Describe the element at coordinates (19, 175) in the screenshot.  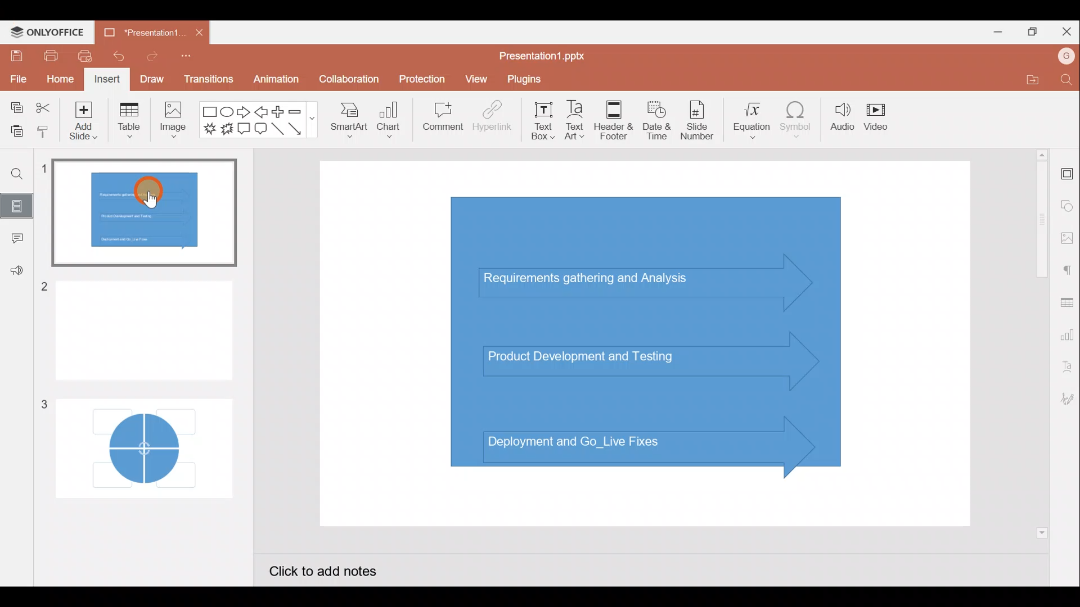
I see `Find` at that location.